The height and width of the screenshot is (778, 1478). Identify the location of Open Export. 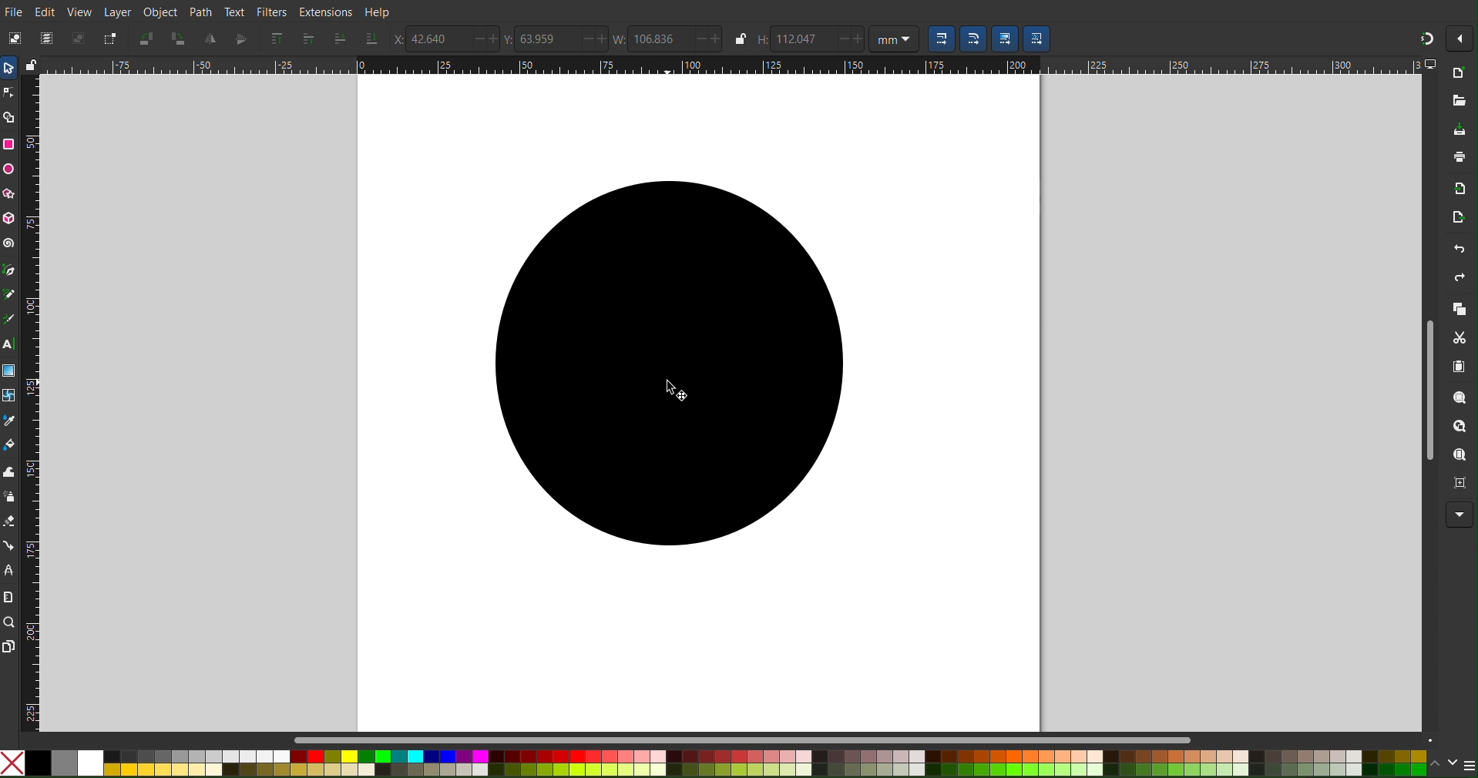
(1458, 219).